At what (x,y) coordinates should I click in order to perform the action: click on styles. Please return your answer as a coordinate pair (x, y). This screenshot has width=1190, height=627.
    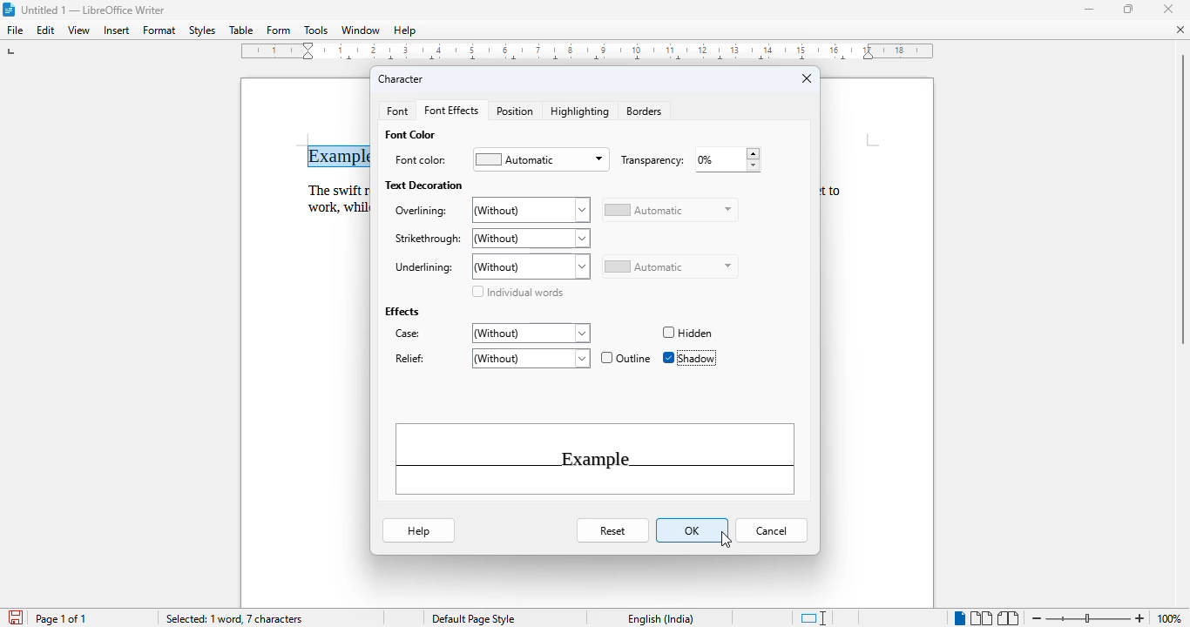
    Looking at the image, I should click on (203, 30).